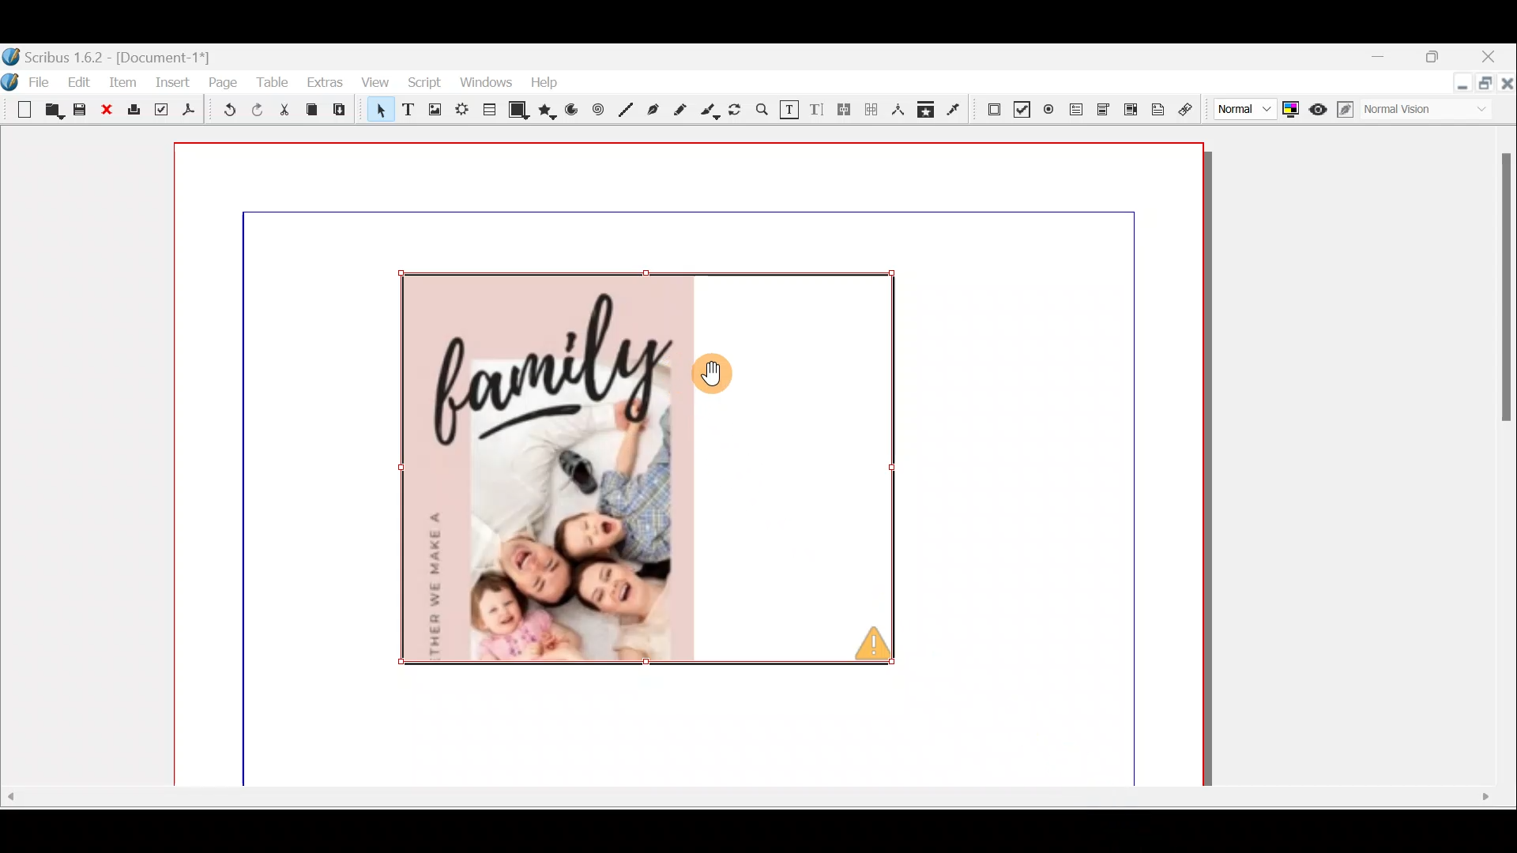  What do you see at coordinates (1291, 106) in the screenshot?
I see `Toggle colour management system` at bounding box center [1291, 106].